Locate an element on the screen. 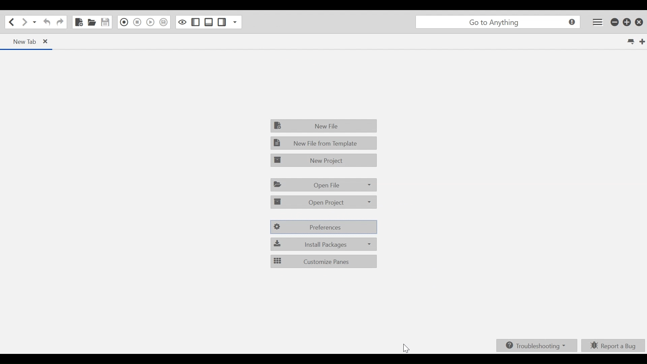  Open File is located at coordinates (91, 22).